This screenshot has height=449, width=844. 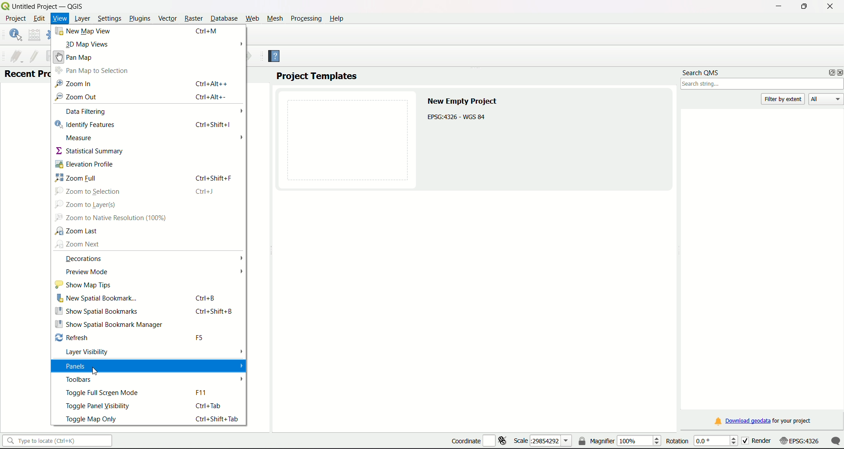 I want to click on , so click(x=73, y=83).